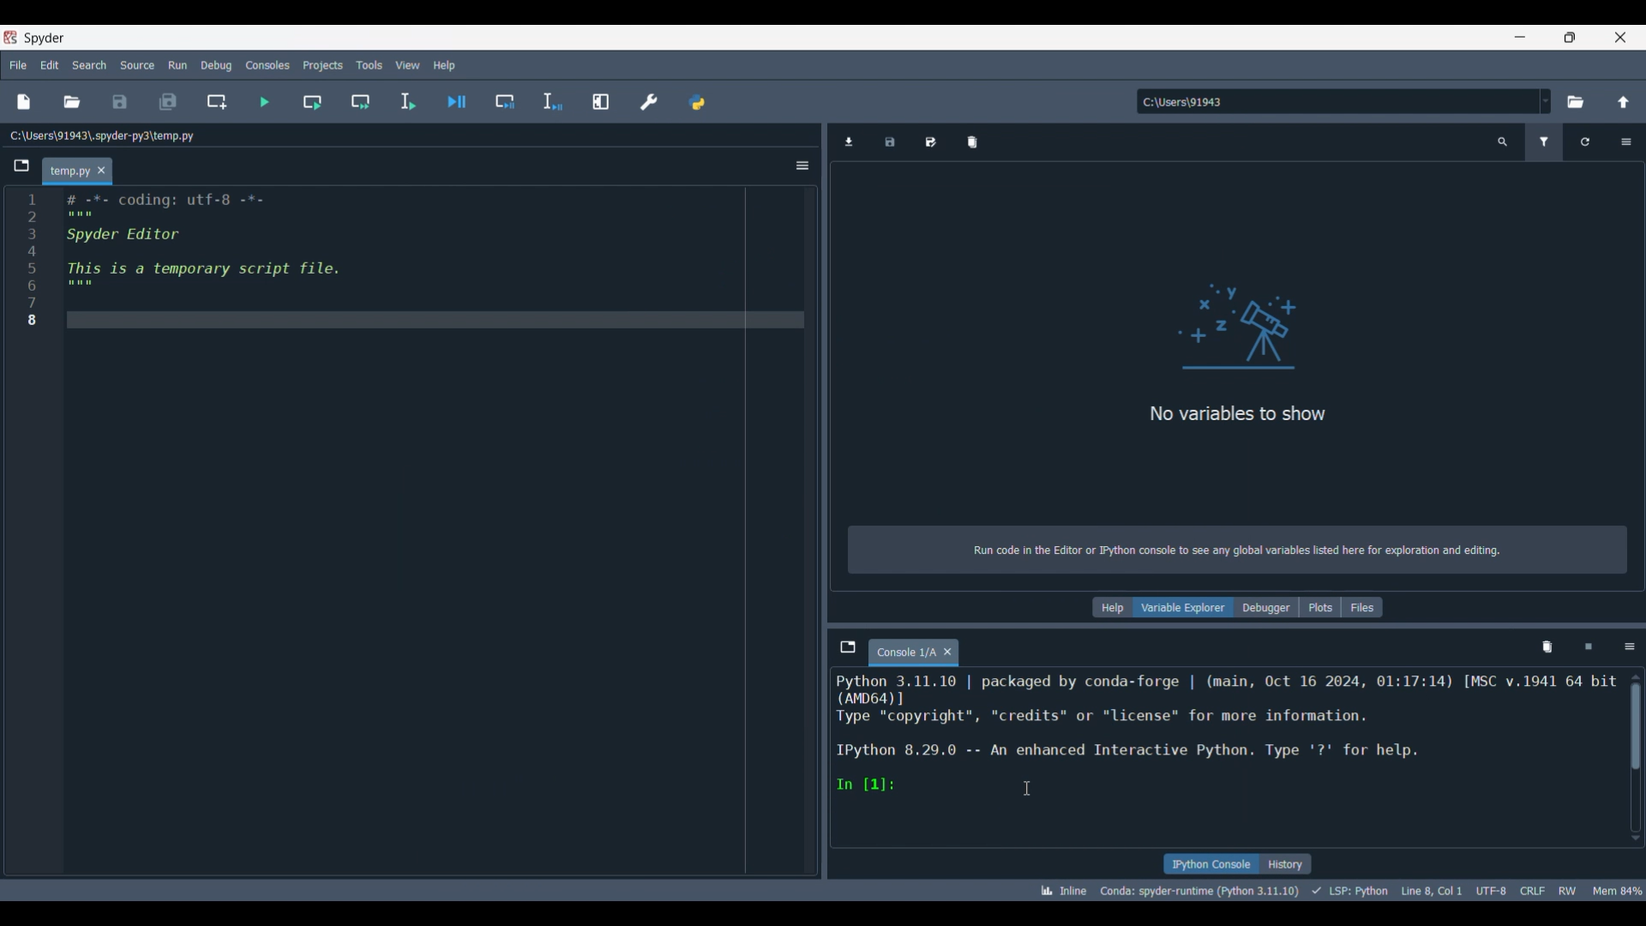 This screenshot has height=926, width=1646. Describe the element at coordinates (1545, 142) in the screenshot. I see `Filter variables` at that location.